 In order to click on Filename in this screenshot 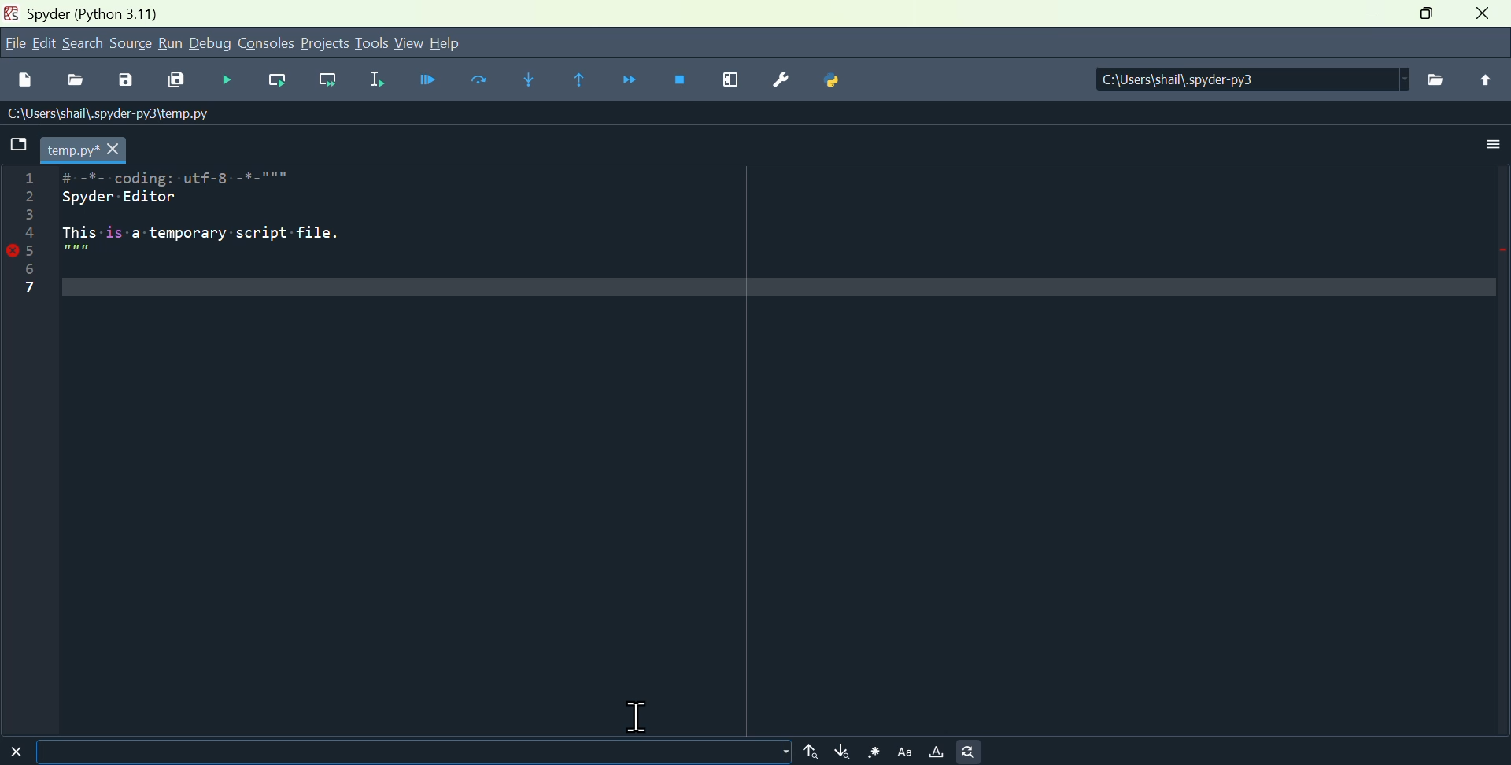, I will do `click(86, 150)`.